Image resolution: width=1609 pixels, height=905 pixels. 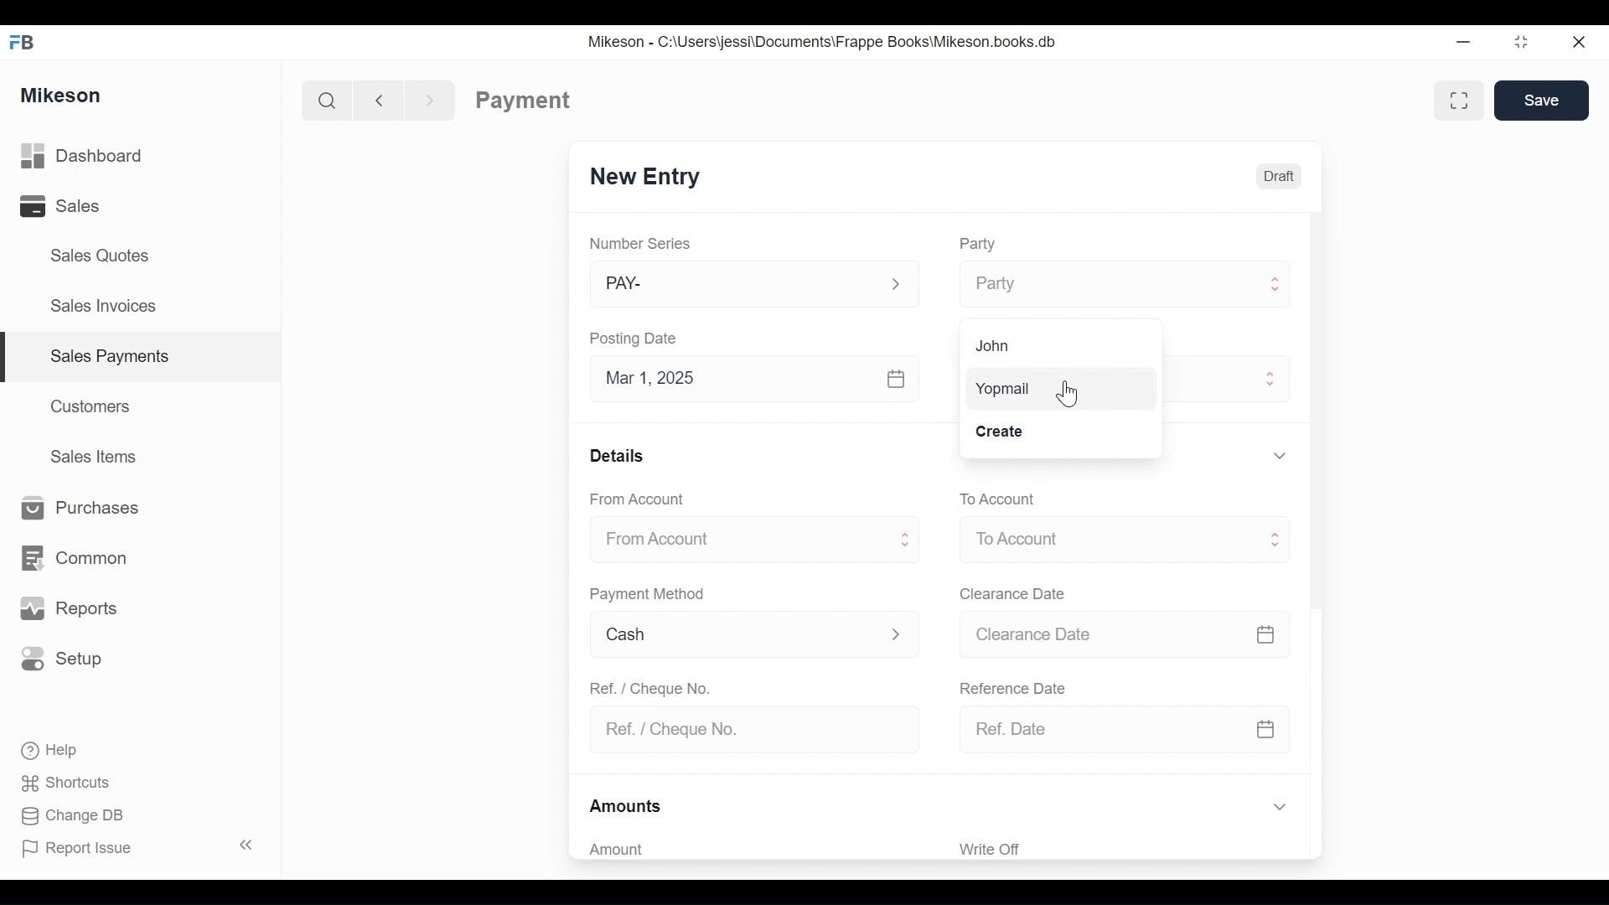 I want to click on Help, so click(x=62, y=750).